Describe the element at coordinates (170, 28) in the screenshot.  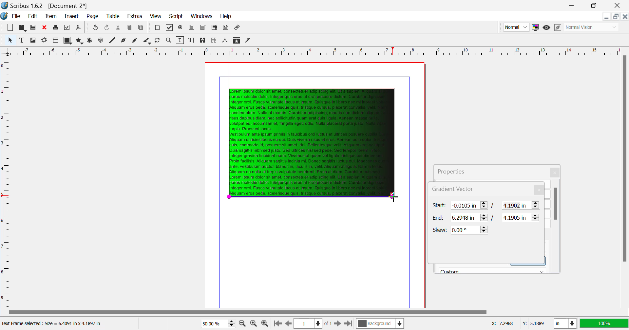
I see `Pdf Checkbox` at that location.